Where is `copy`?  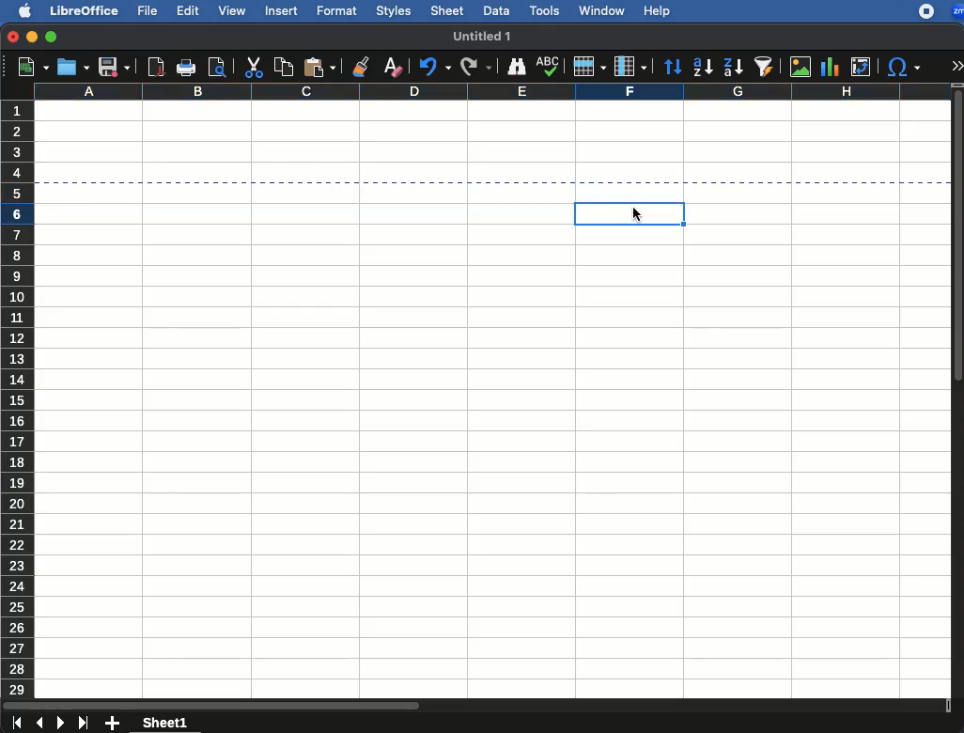 copy is located at coordinates (281, 68).